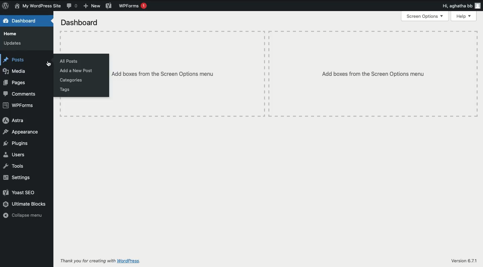 Image resolution: width=483 pixels, height=267 pixels. Describe the element at coordinates (21, 94) in the screenshot. I see `Comments` at that location.